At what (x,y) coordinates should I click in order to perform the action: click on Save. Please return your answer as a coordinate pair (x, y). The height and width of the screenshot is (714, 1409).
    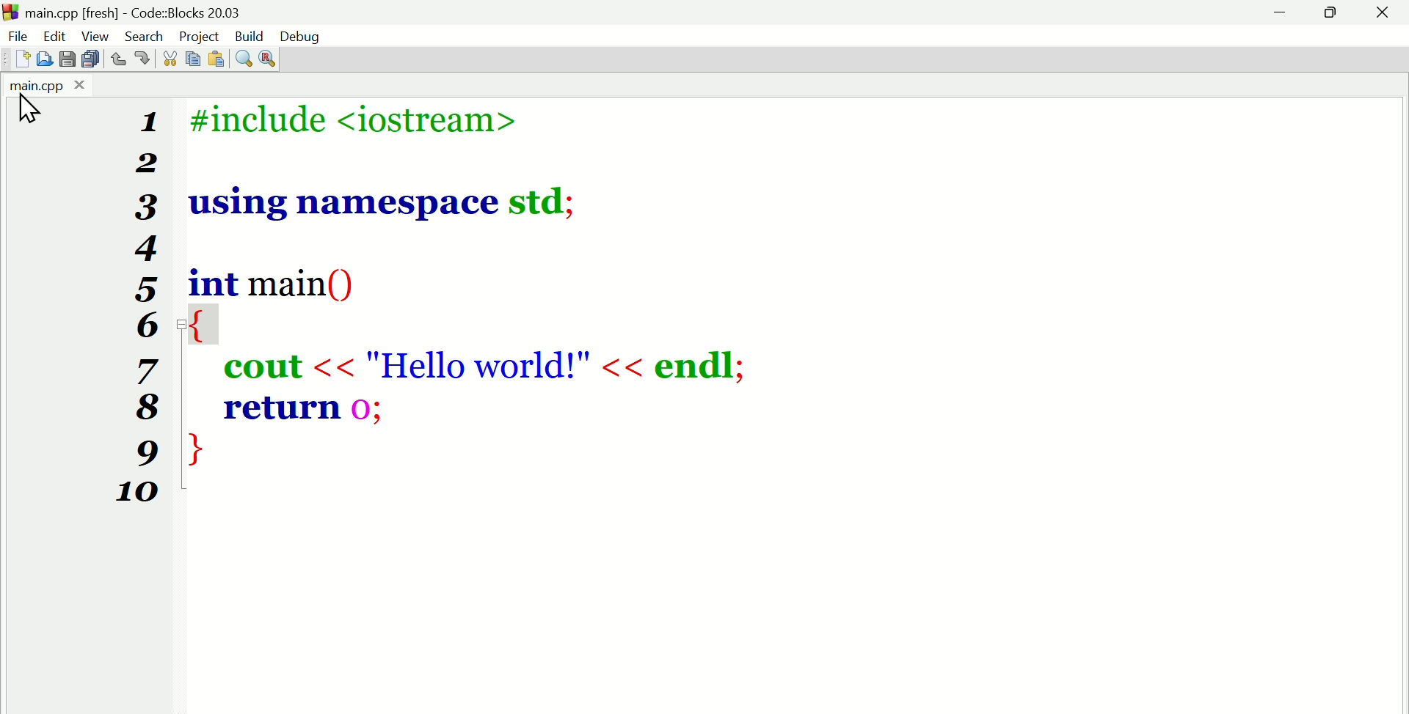
    Looking at the image, I should click on (66, 59).